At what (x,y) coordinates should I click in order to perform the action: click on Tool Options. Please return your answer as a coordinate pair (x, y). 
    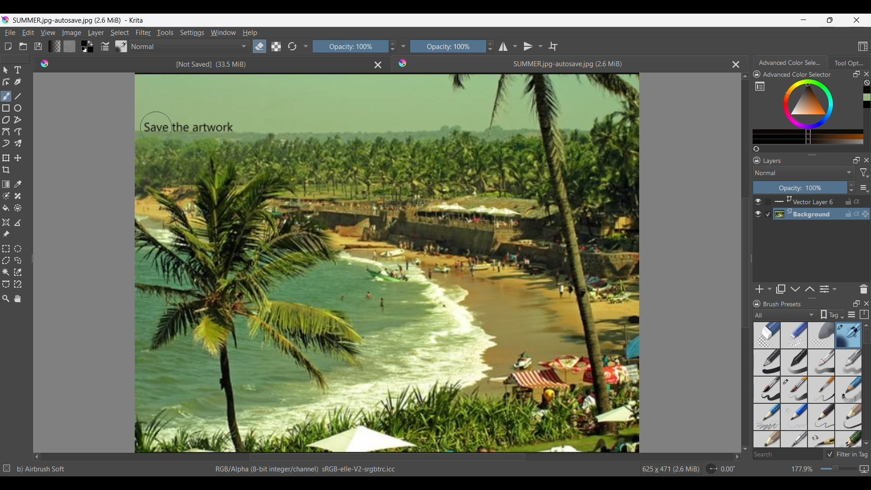
    Looking at the image, I should click on (849, 63).